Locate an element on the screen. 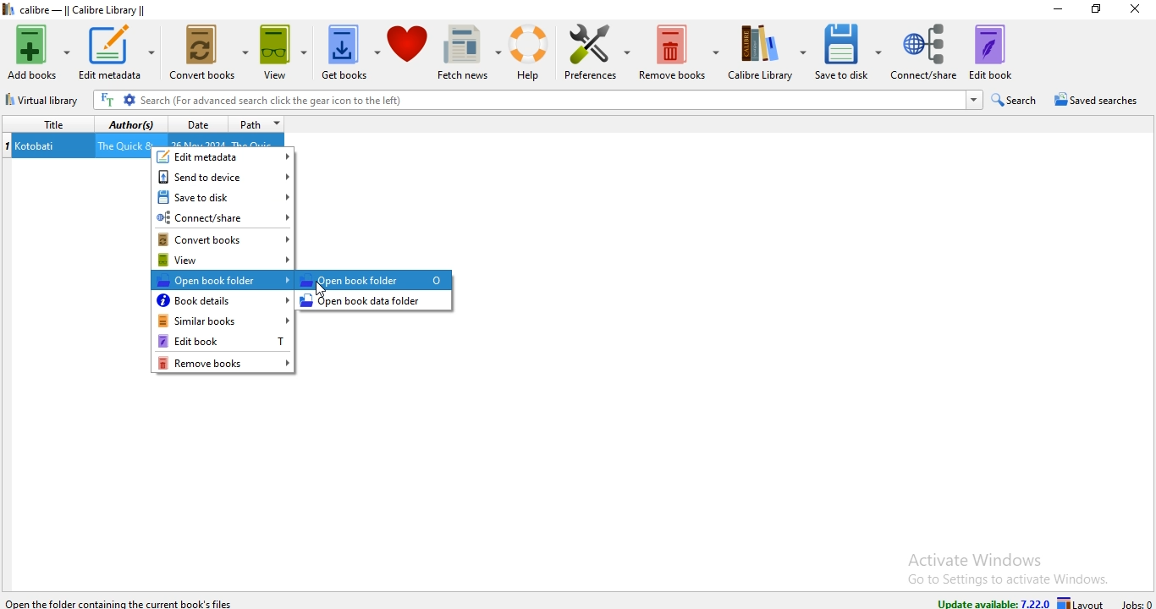  layout is located at coordinates (1084, 602).